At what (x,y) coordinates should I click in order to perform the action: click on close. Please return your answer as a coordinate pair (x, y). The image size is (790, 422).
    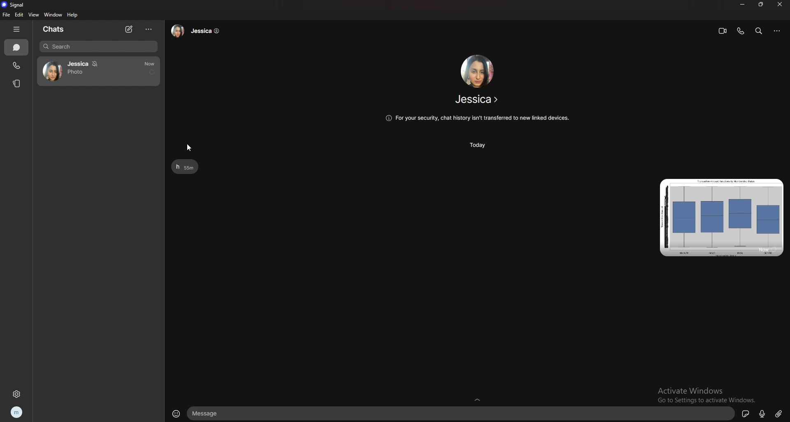
    Looking at the image, I should click on (780, 4).